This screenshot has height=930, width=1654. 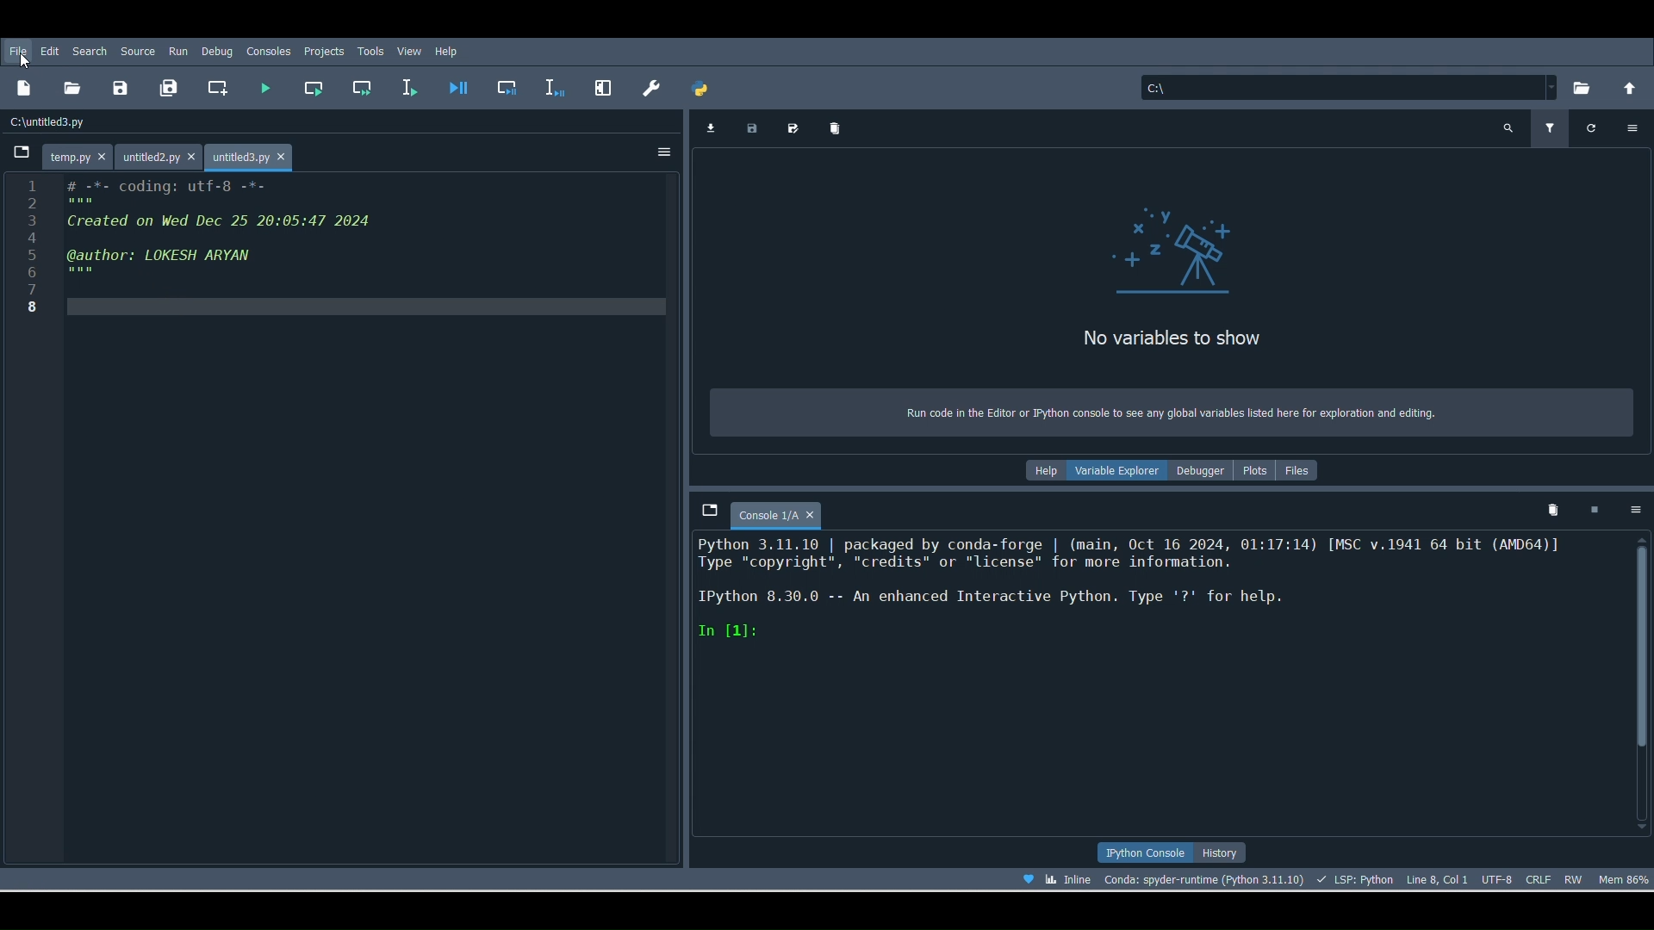 What do you see at coordinates (1041, 469) in the screenshot?
I see `Help` at bounding box center [1041, 469].